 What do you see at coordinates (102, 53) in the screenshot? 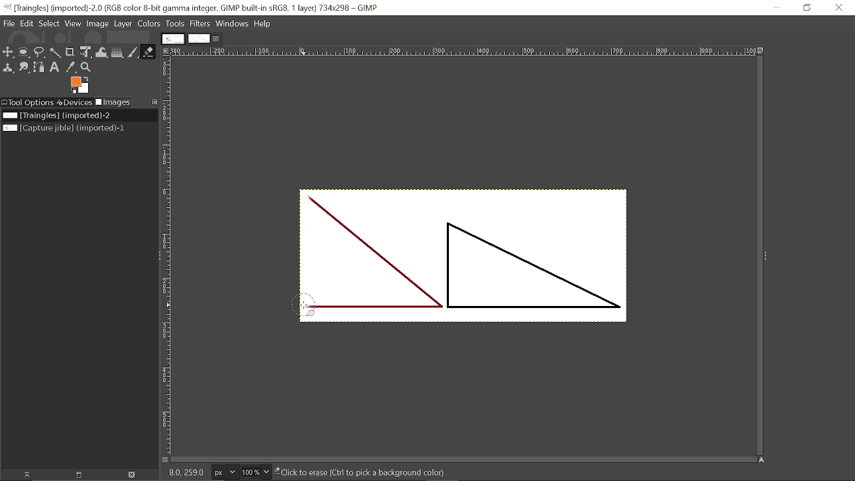
I see `Wrap text tool` at bounding box center [102, 53].